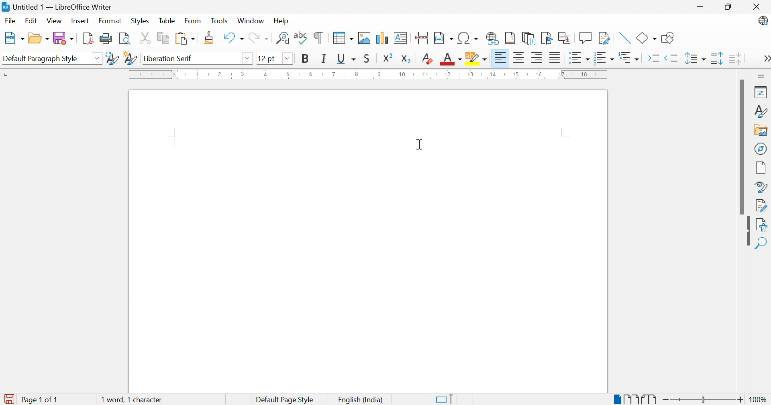  I want to click on Accessibility Check, so click(763, 225).